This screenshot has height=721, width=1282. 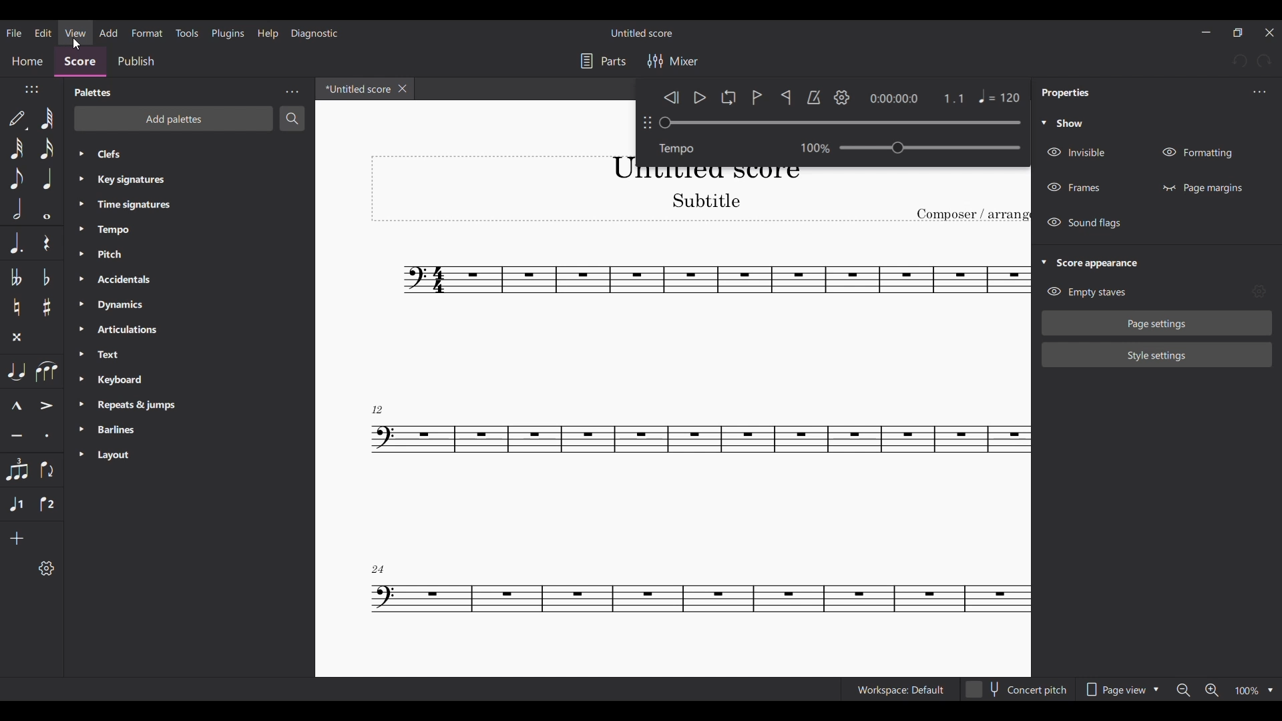 I want to click on Empty staves, so click(x=1086, y=292).